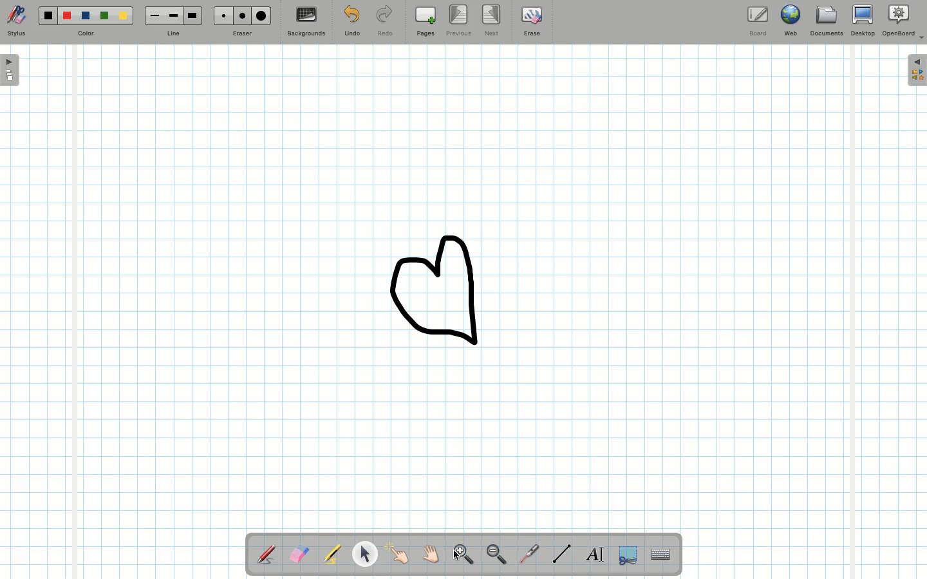 The width and height of the screenshot is (927, 579). Describe the element at coordinates (917, 71) in the screenshot. I see `Expand folder` at that location.